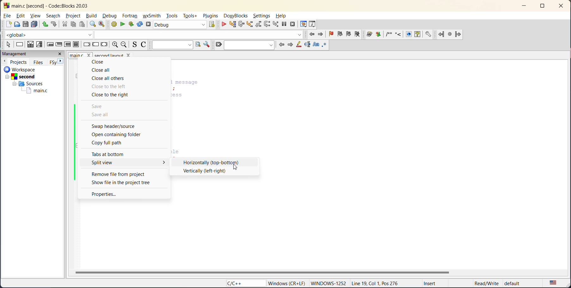 This screenshot has width=571, height=288. What do you see at coordinates (274, 24) in the screenshot?
I see `step into instruction` at bounding box center [274, 24].